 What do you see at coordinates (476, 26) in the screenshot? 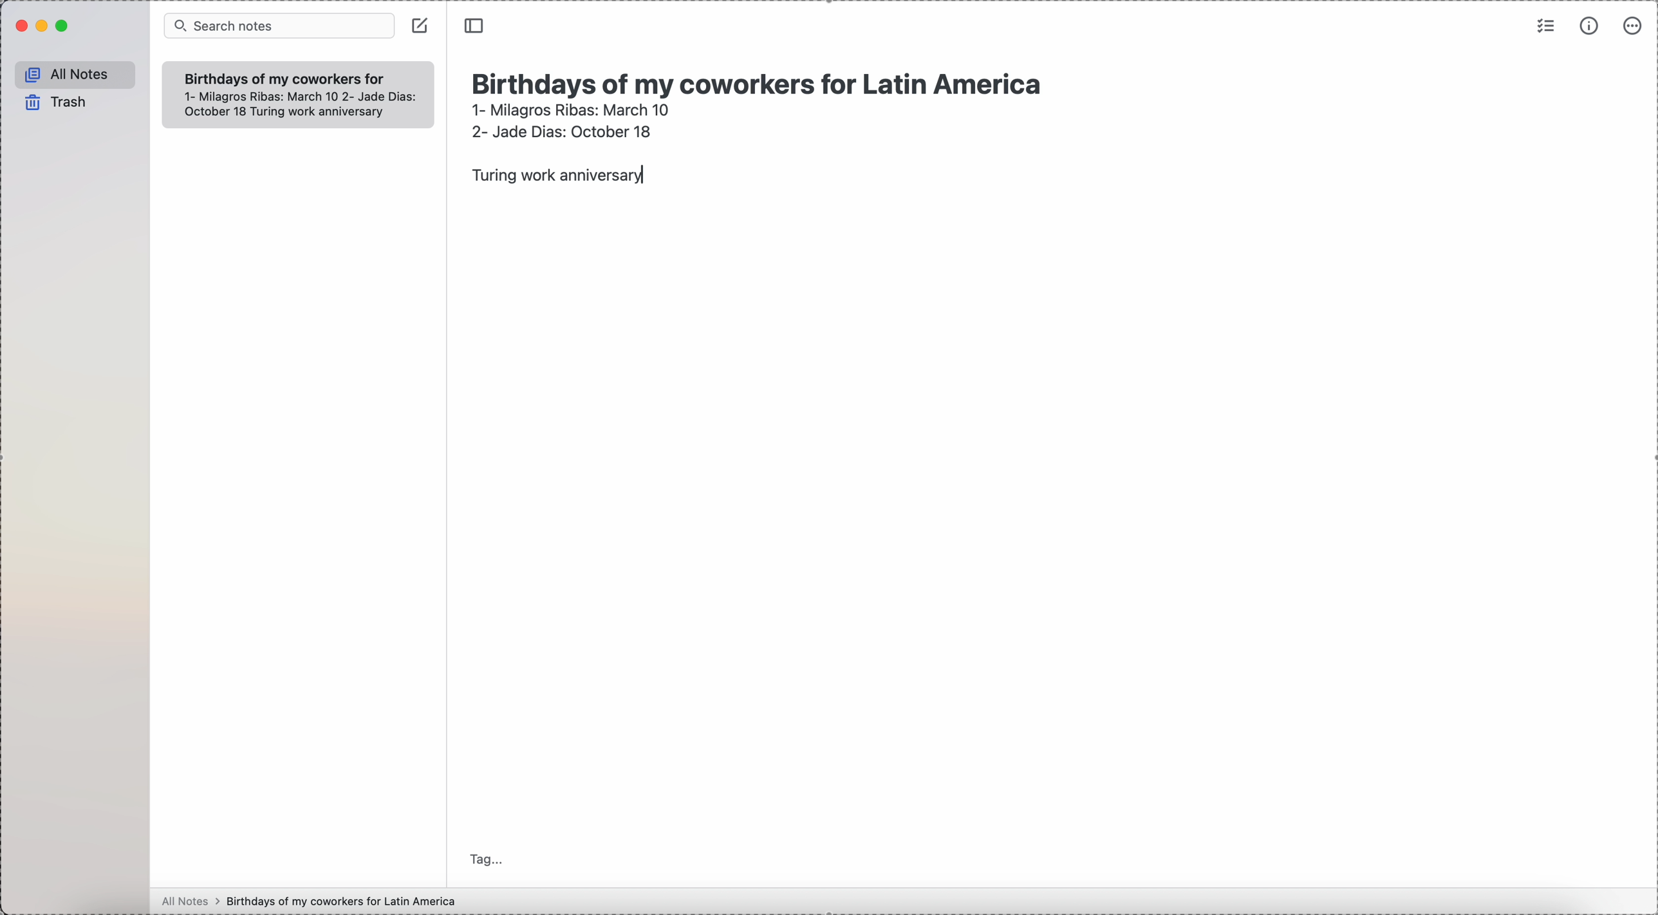
I see `toggle side bar` at bounding box center [476, 26].